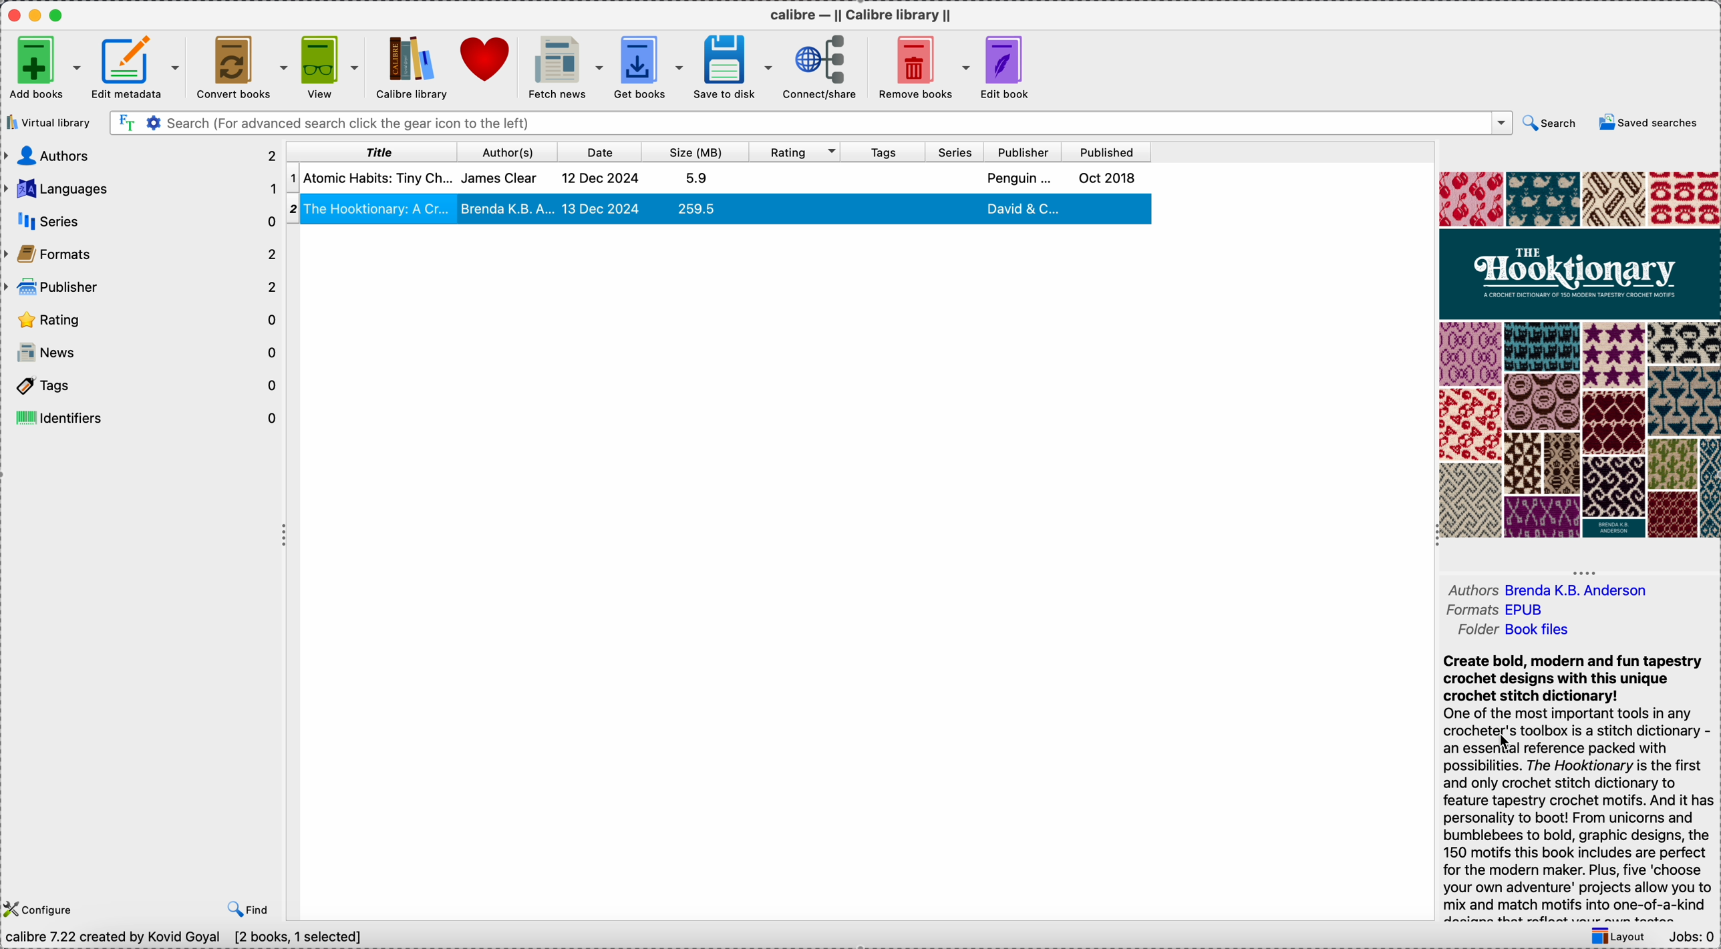  I want to click on rating, so click(144, 318).